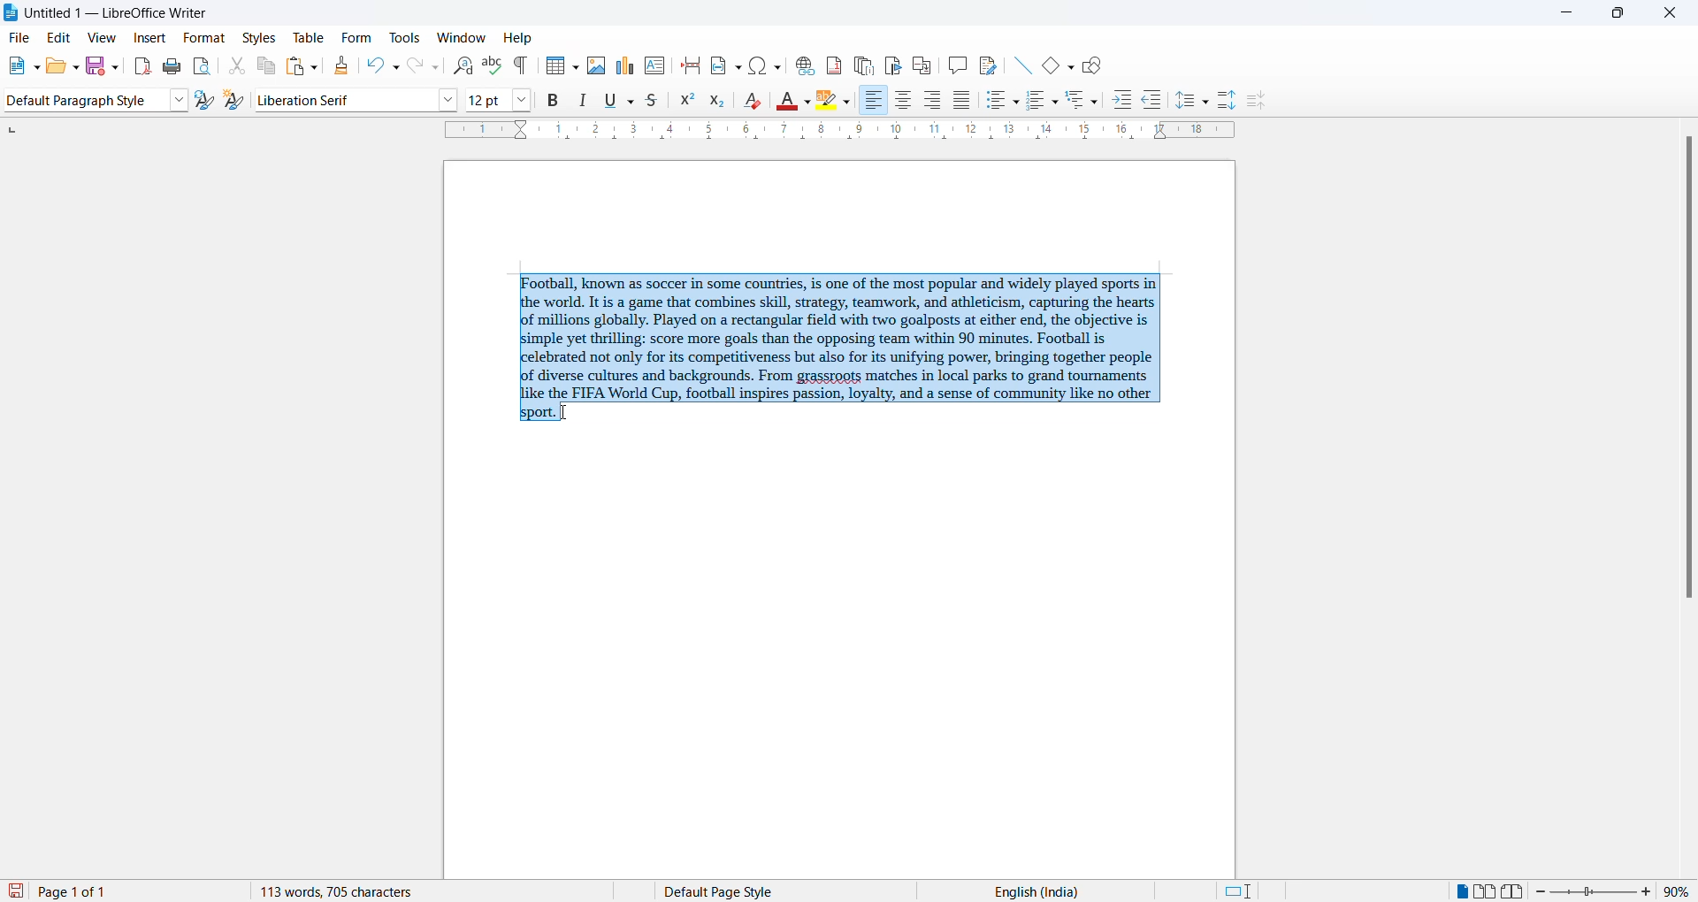 This screenshot has height=902, width=1698. Describe the element at coordinates (448, 99) in the screenshot. I see `font options` at that location.